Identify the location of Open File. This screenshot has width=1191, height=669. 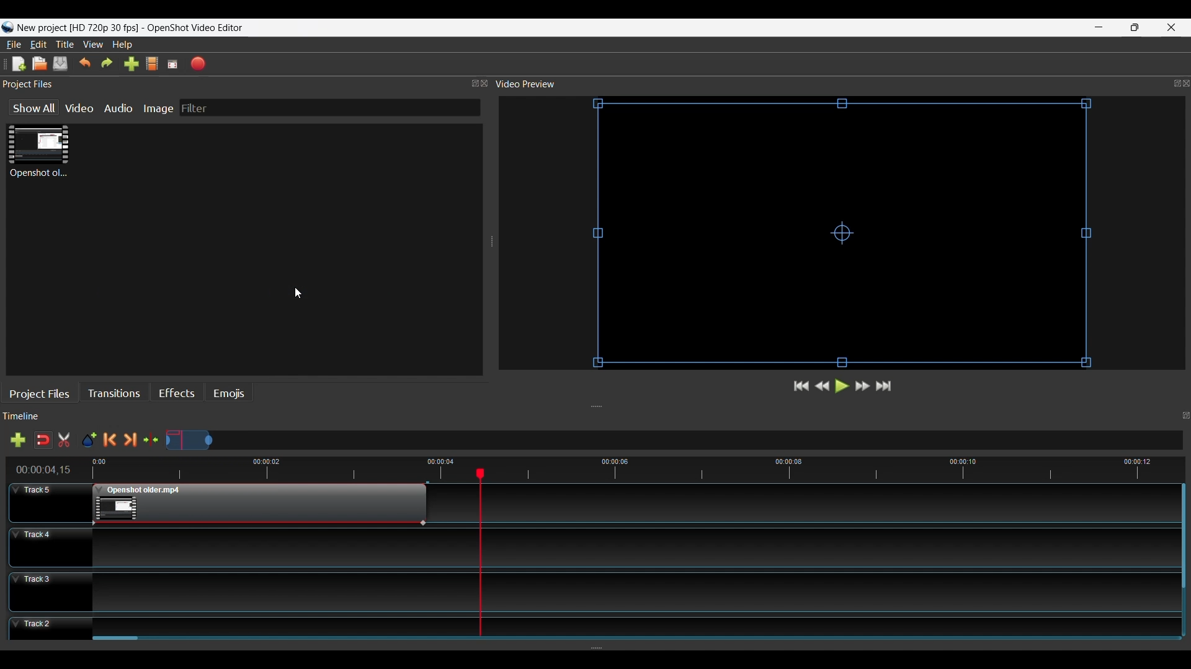
(39, 64).